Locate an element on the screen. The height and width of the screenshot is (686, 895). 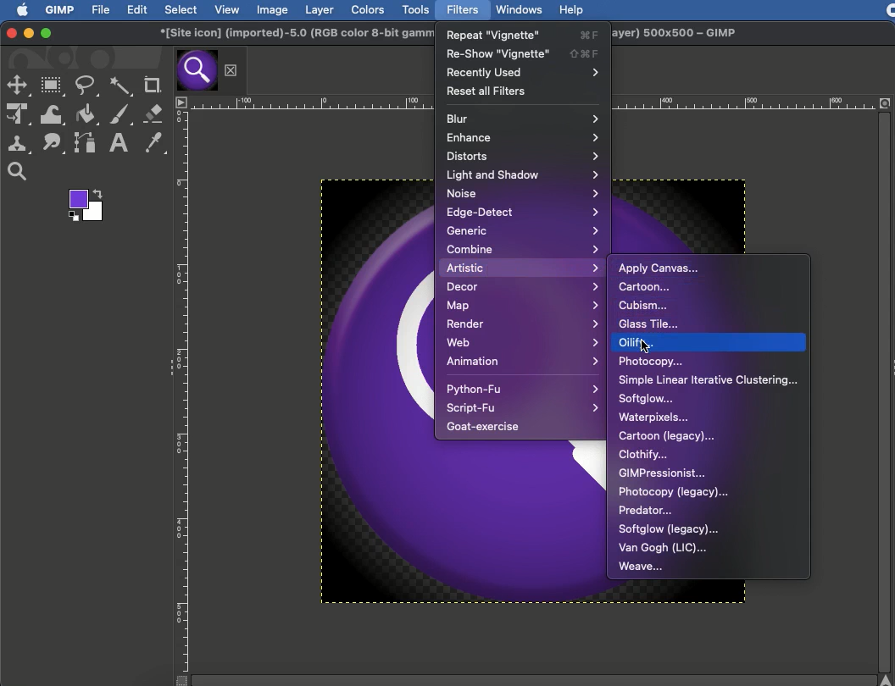
Path is located at coordinates (84, 142).